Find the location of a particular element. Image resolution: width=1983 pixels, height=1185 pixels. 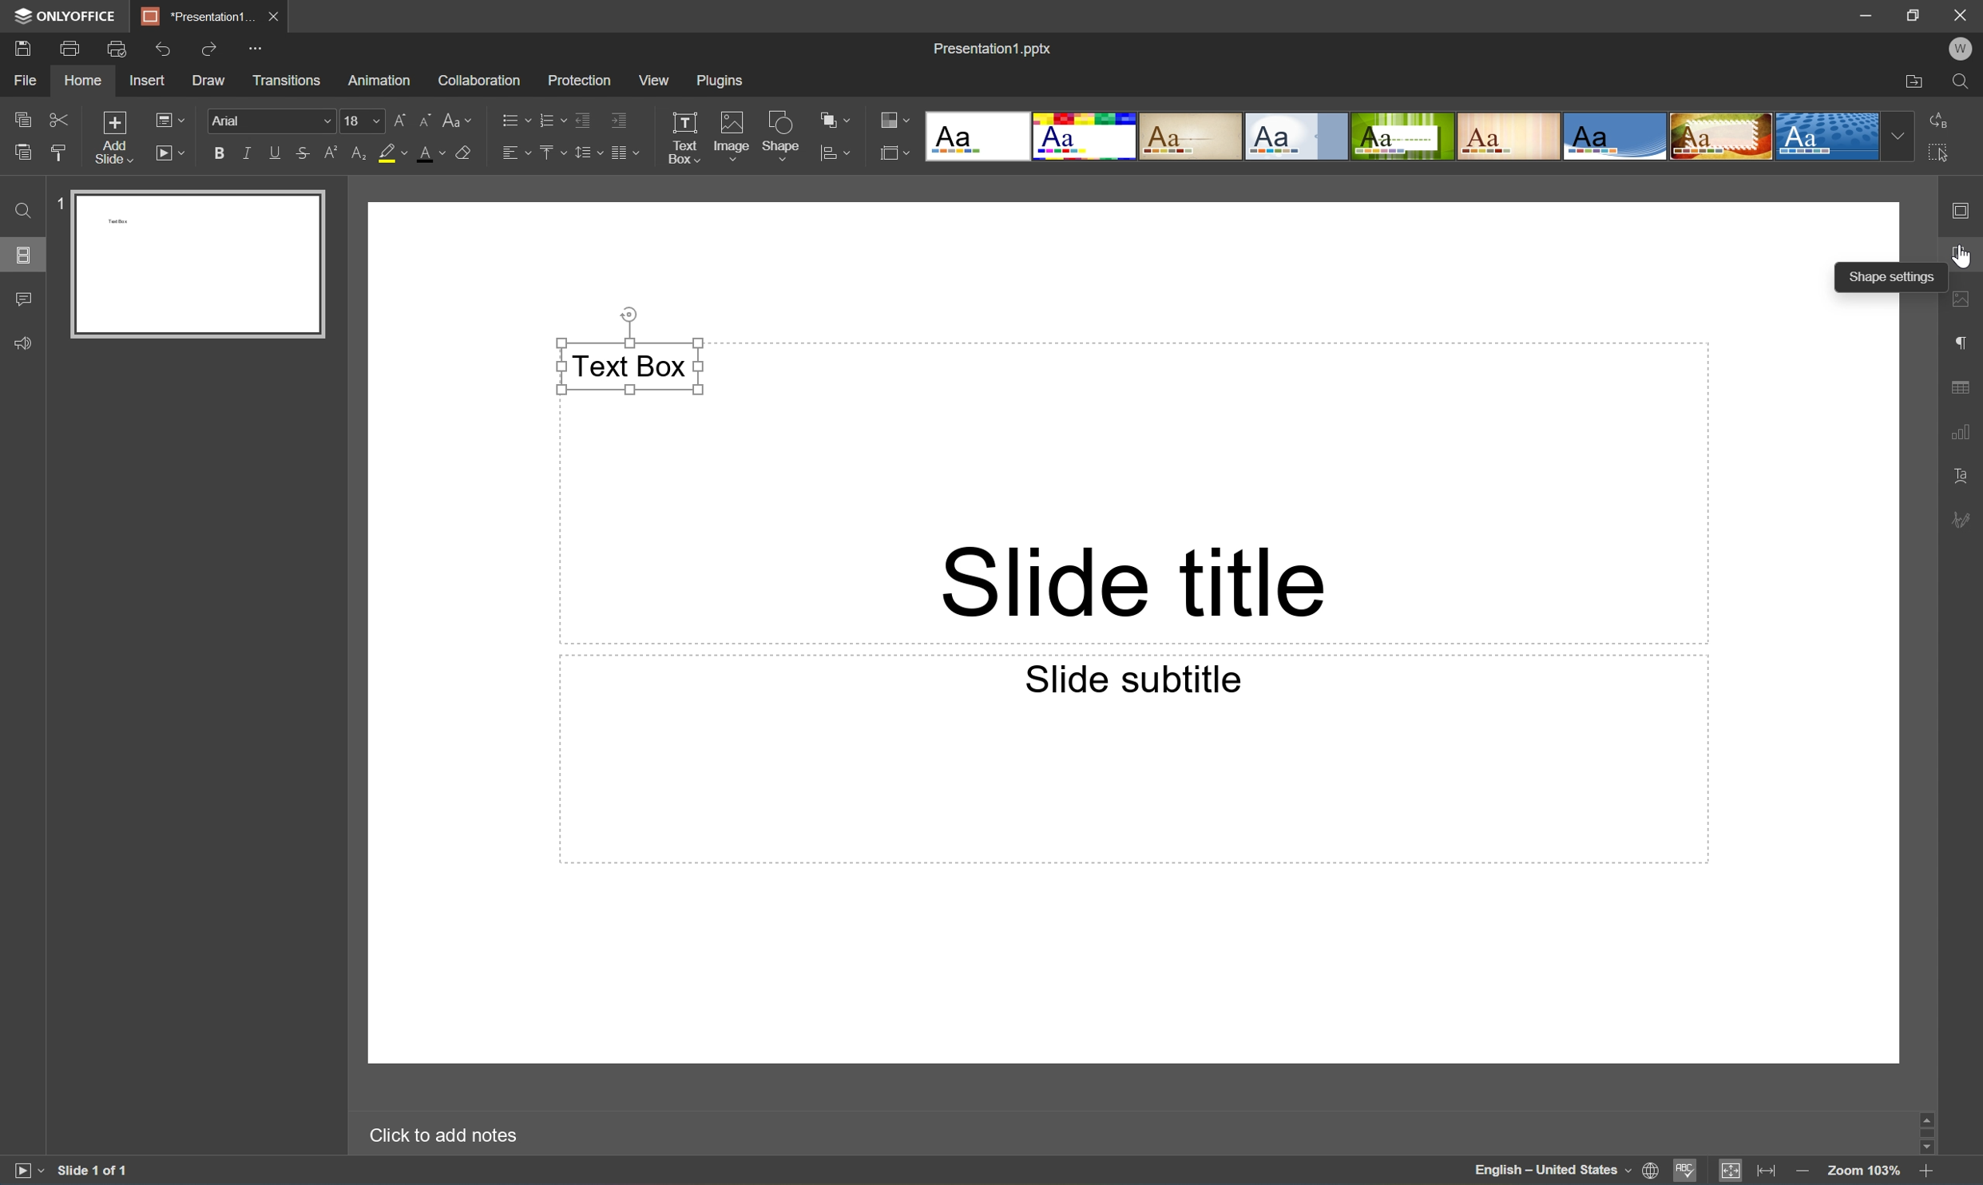

Signature settings is located at coordinates (1965, 518).